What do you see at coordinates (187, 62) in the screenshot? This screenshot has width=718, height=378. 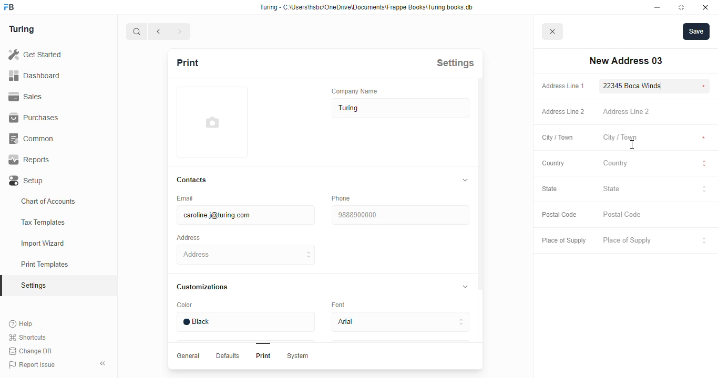 I see `print` at bounding box center [187, 62].